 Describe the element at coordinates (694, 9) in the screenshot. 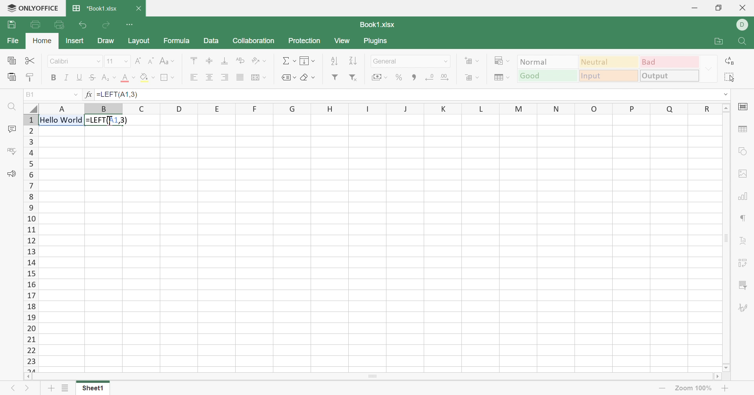

I see `Minimize` at that location.